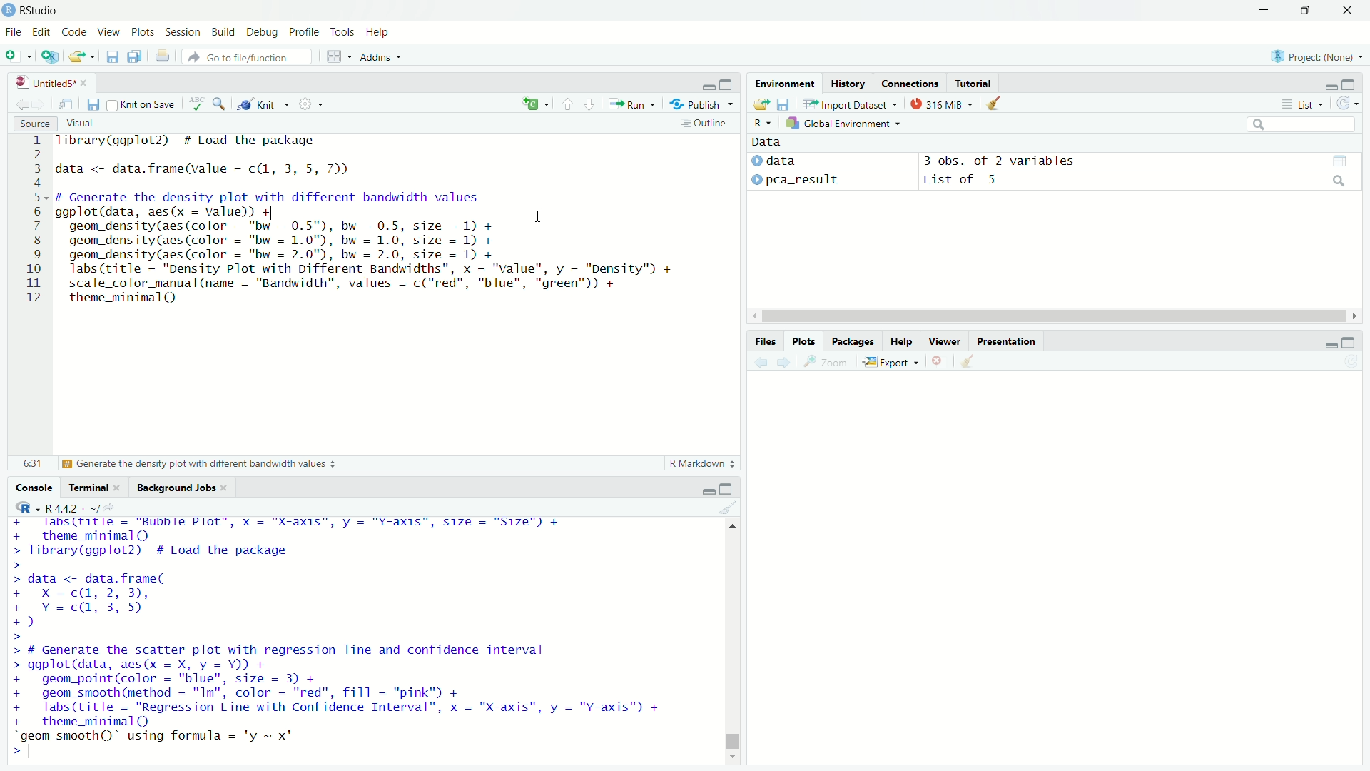  Describe the element at coordinates (176, 488) in the screenshot. I see `Background Jobs` at that location.